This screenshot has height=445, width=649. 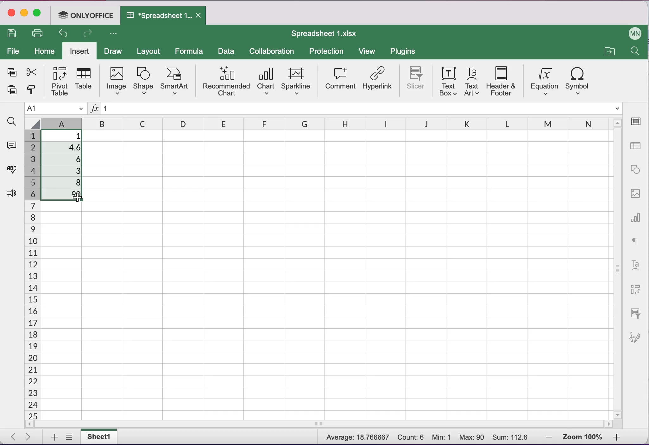 What do you see at coordinates (58, 81) in the screenshot?
I see `pivot table` at bounding box center [58, 81].